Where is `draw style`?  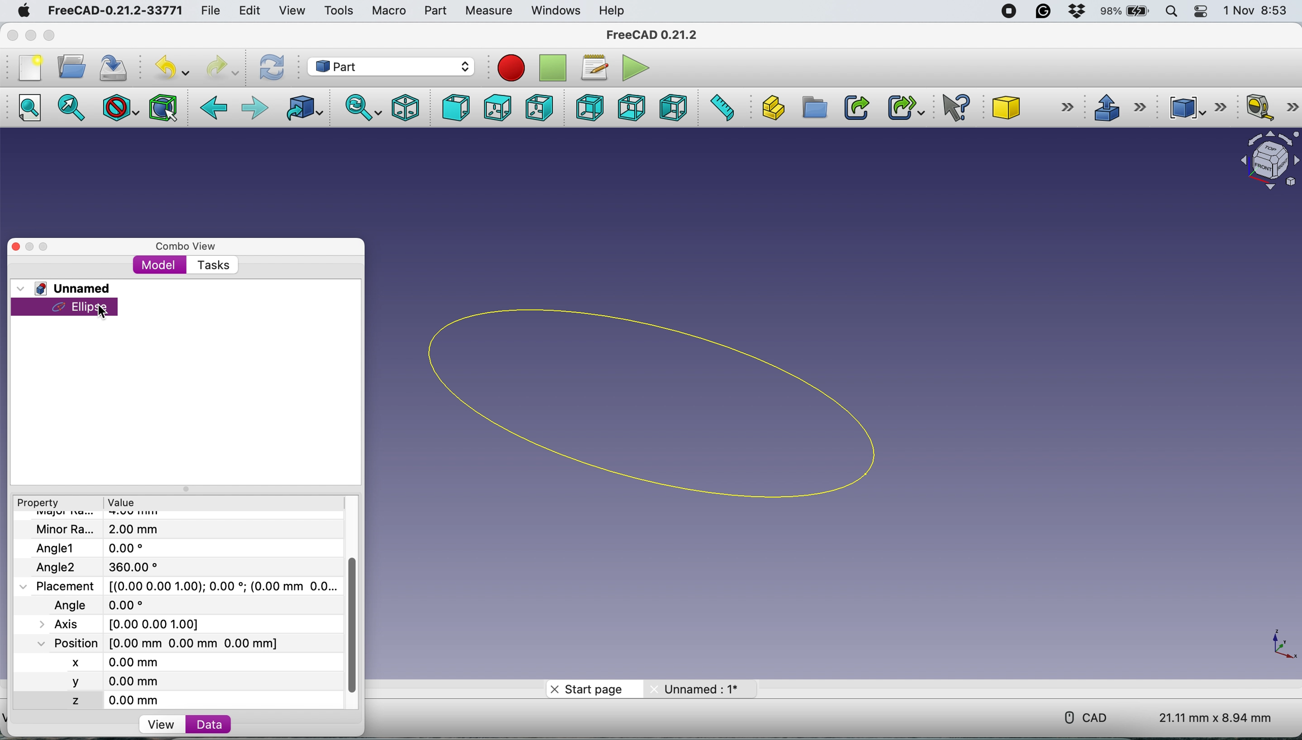 draw style is located at coordinates (118, 108).